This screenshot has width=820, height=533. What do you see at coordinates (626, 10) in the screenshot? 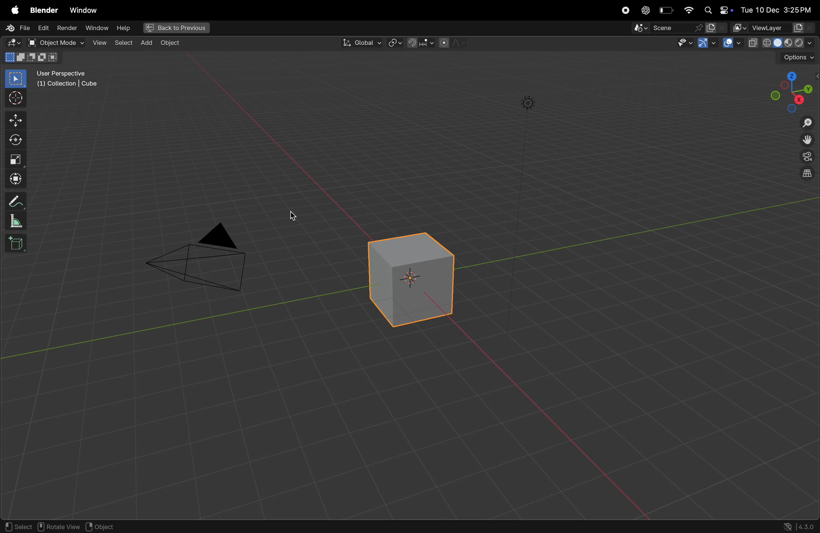
I see `record` at bounding box center [626, 10].